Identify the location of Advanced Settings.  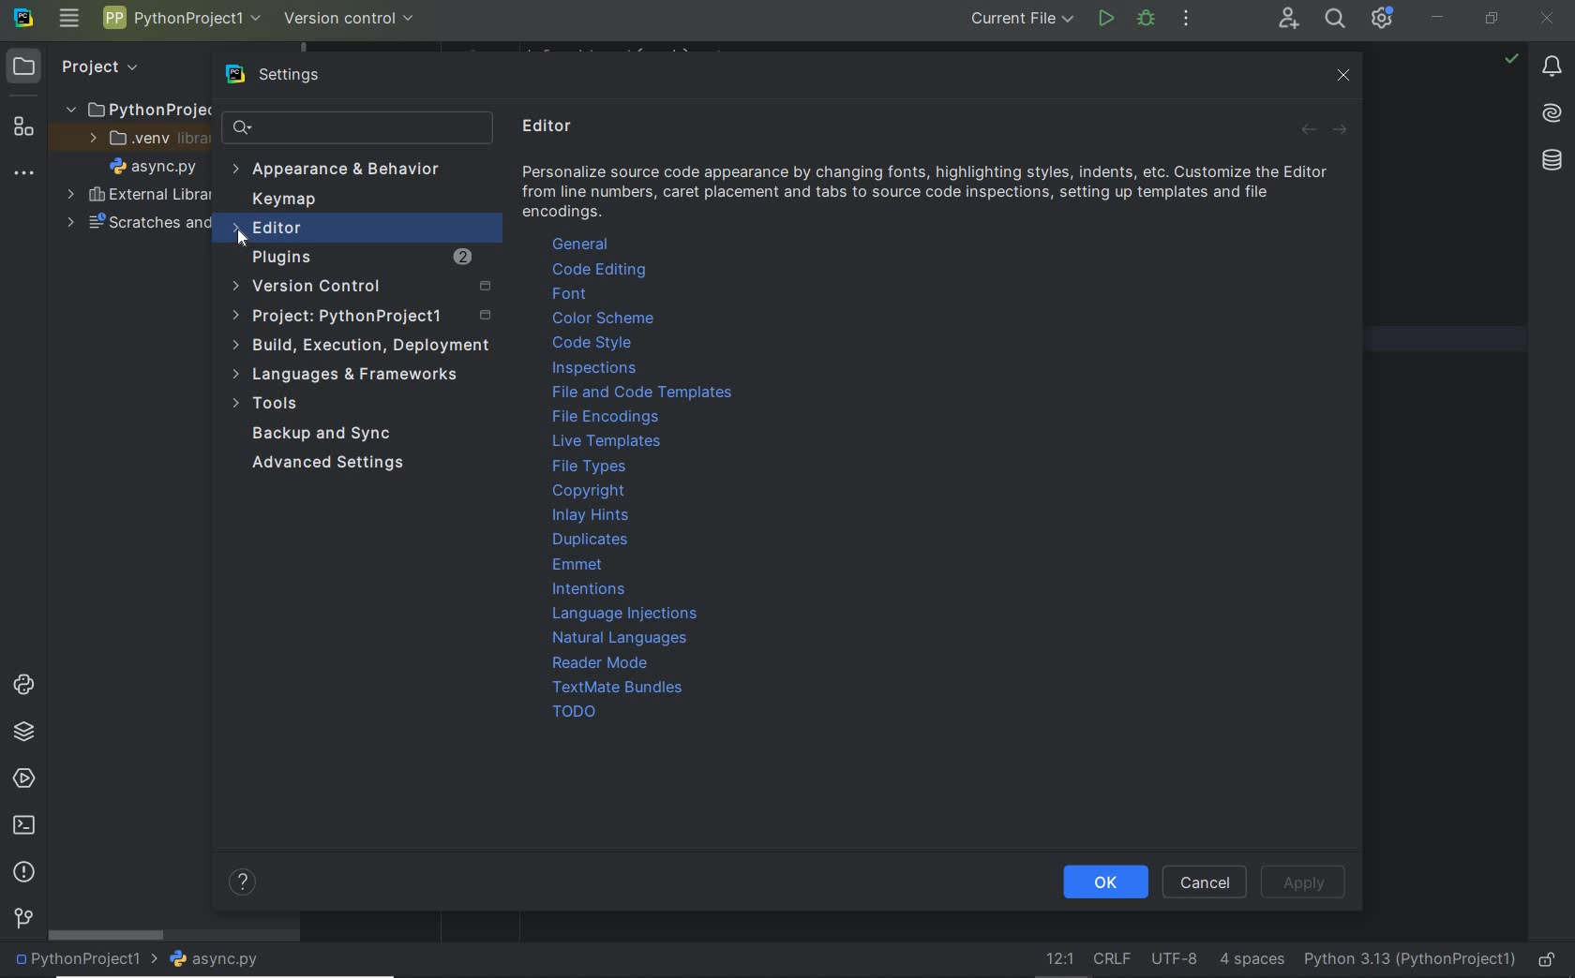
(330, 463).